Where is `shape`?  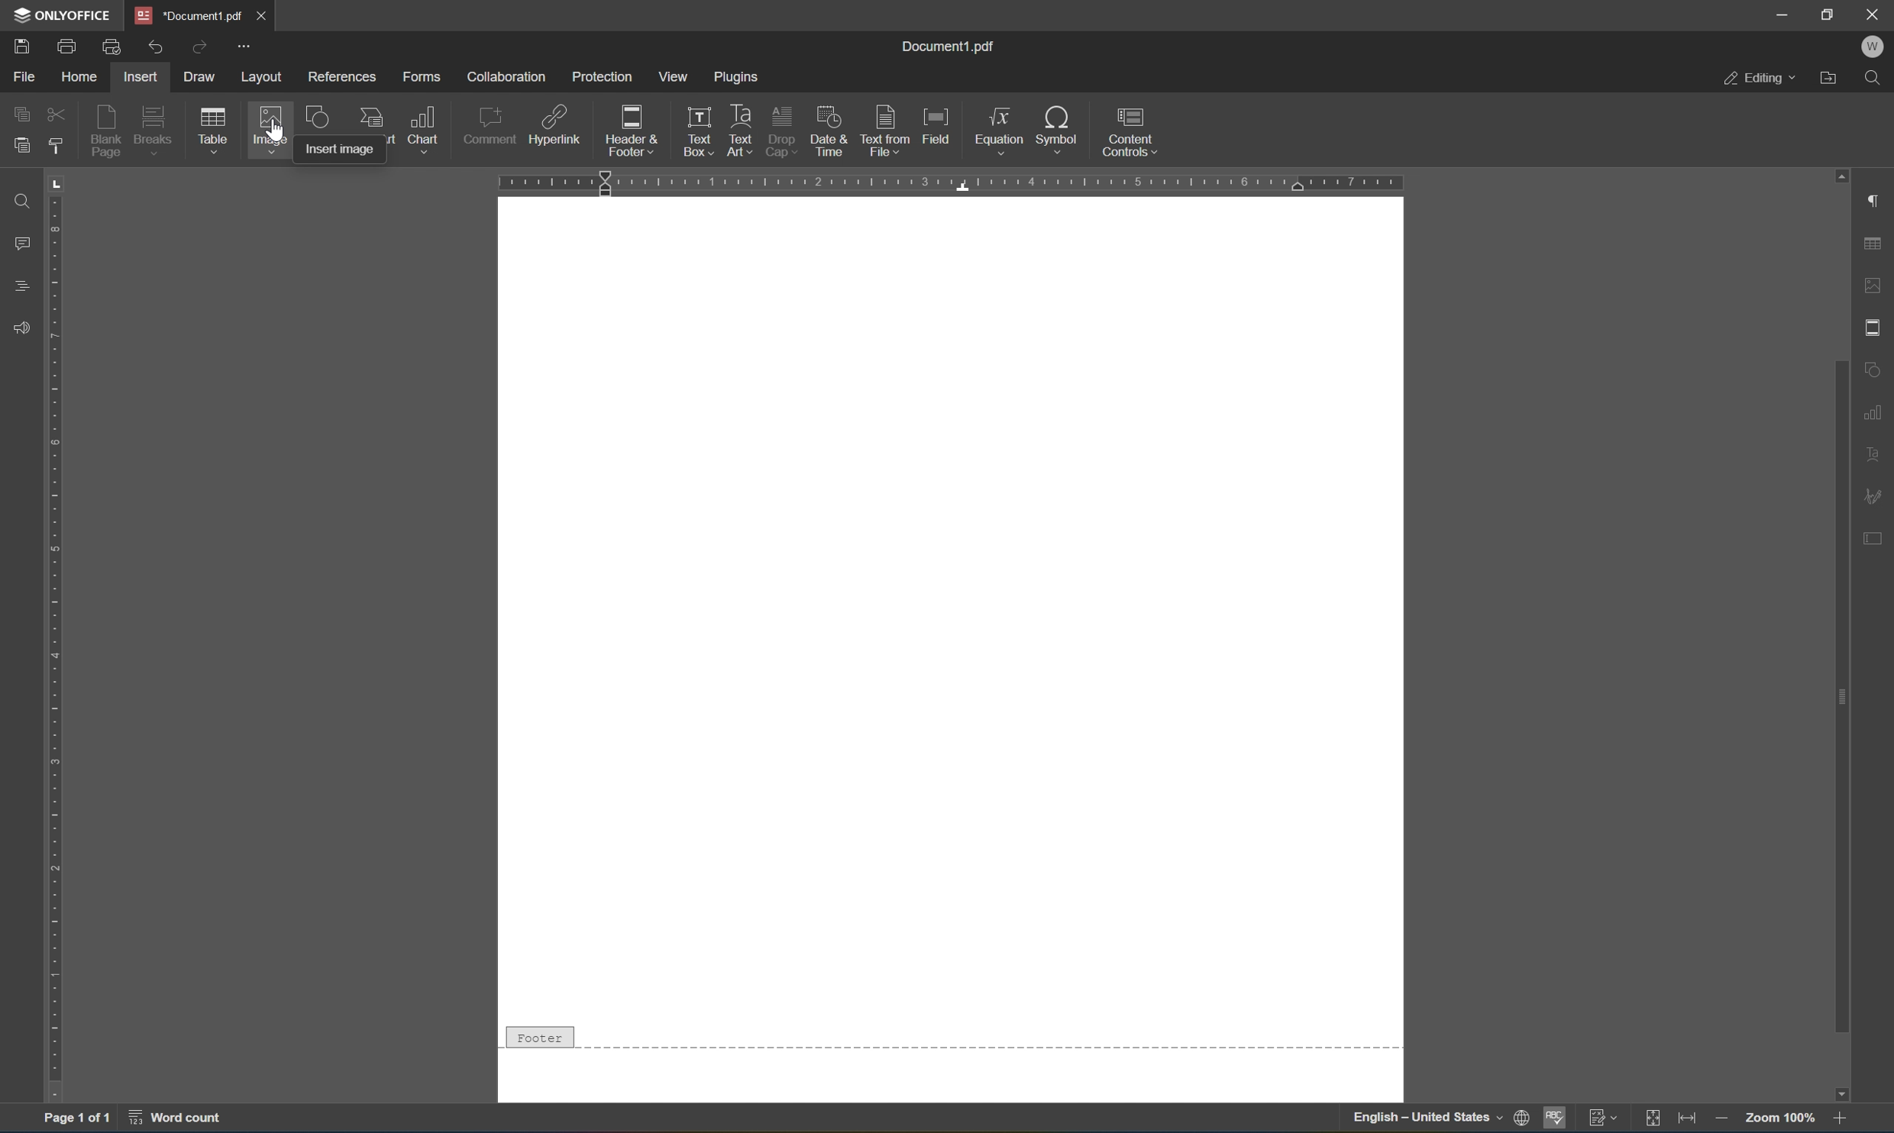 shape is located at coordinates (314, 121).